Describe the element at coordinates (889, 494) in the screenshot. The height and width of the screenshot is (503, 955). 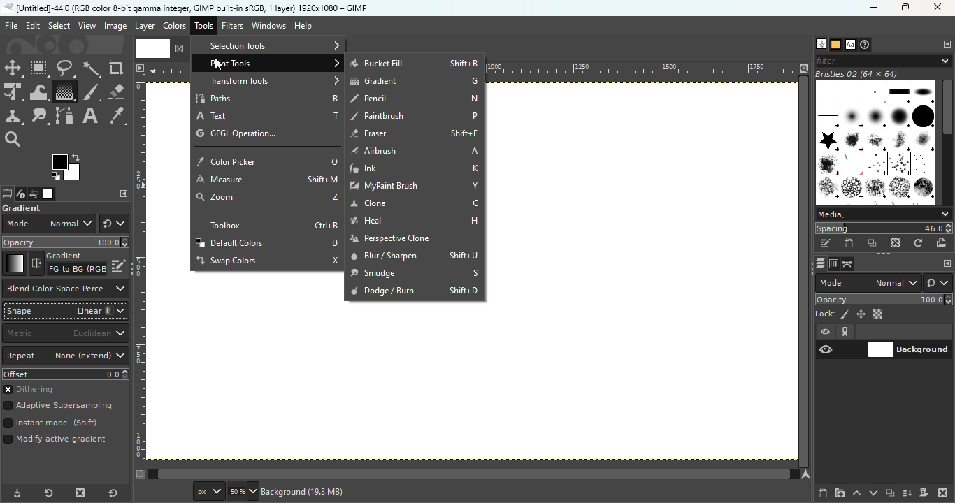
I see `Create a duplicate of the layer and add it to the image` at that location.